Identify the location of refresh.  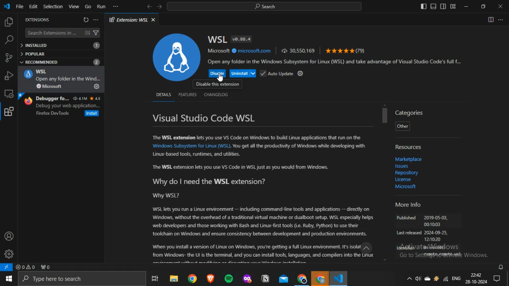
(86, 19).